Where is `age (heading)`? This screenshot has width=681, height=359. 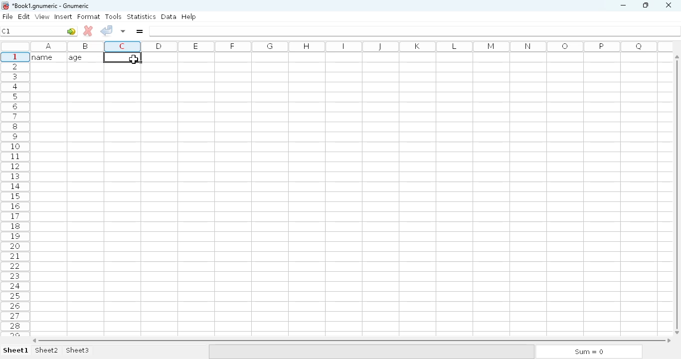 age (heading) is located at coordinates (82, 57).